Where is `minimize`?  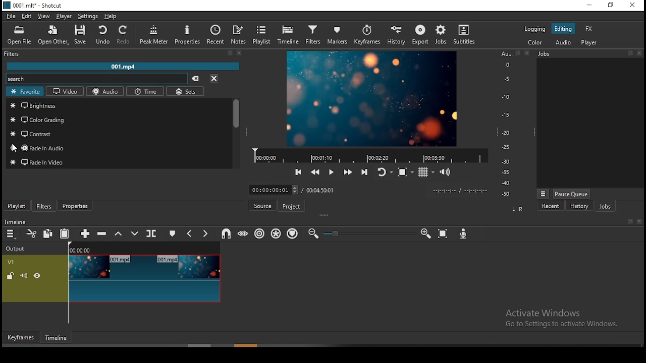
minimize is located at coordinates (591, 6).